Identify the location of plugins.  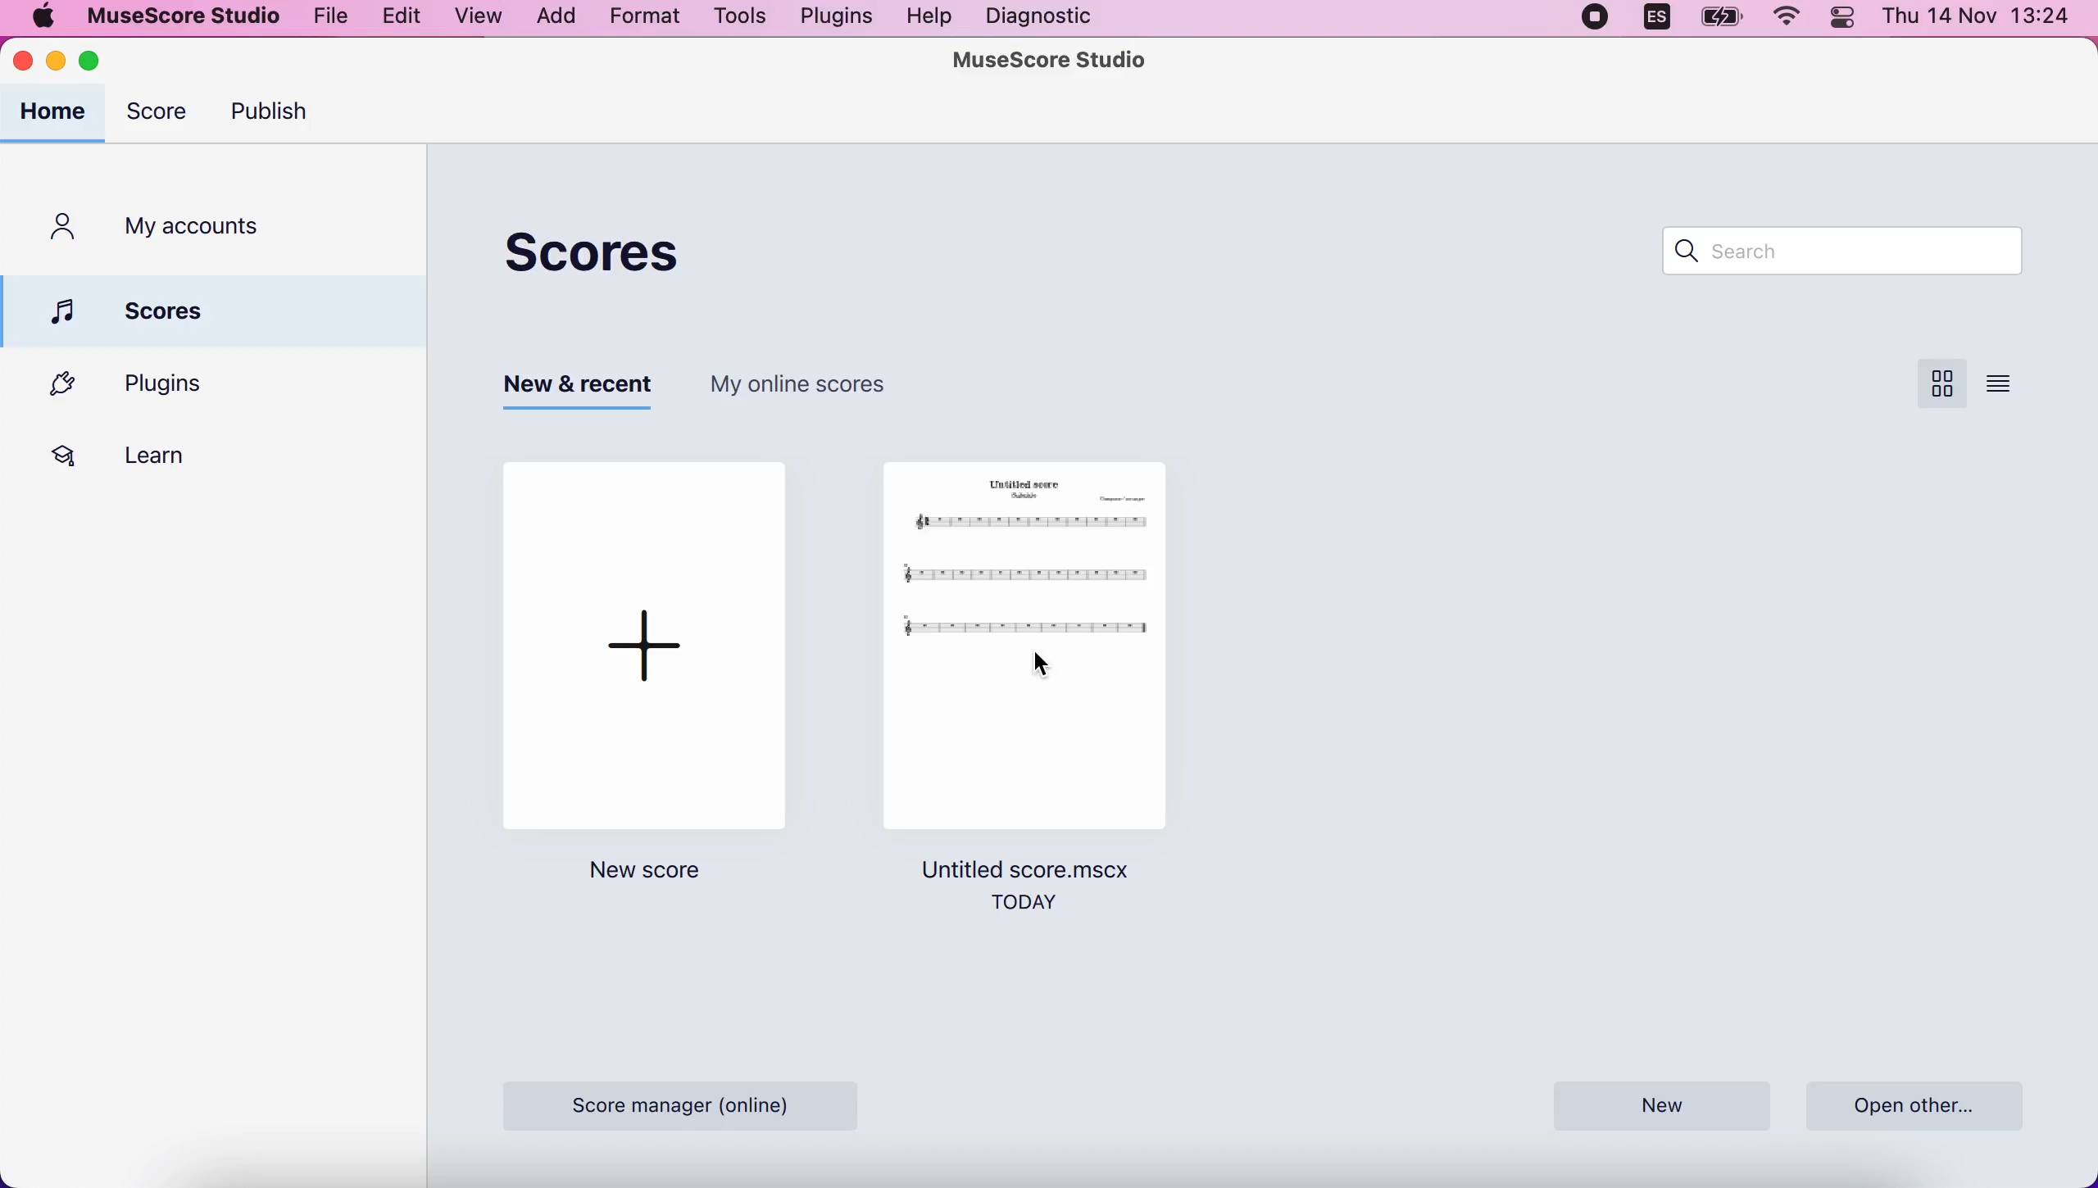
(193, 386).